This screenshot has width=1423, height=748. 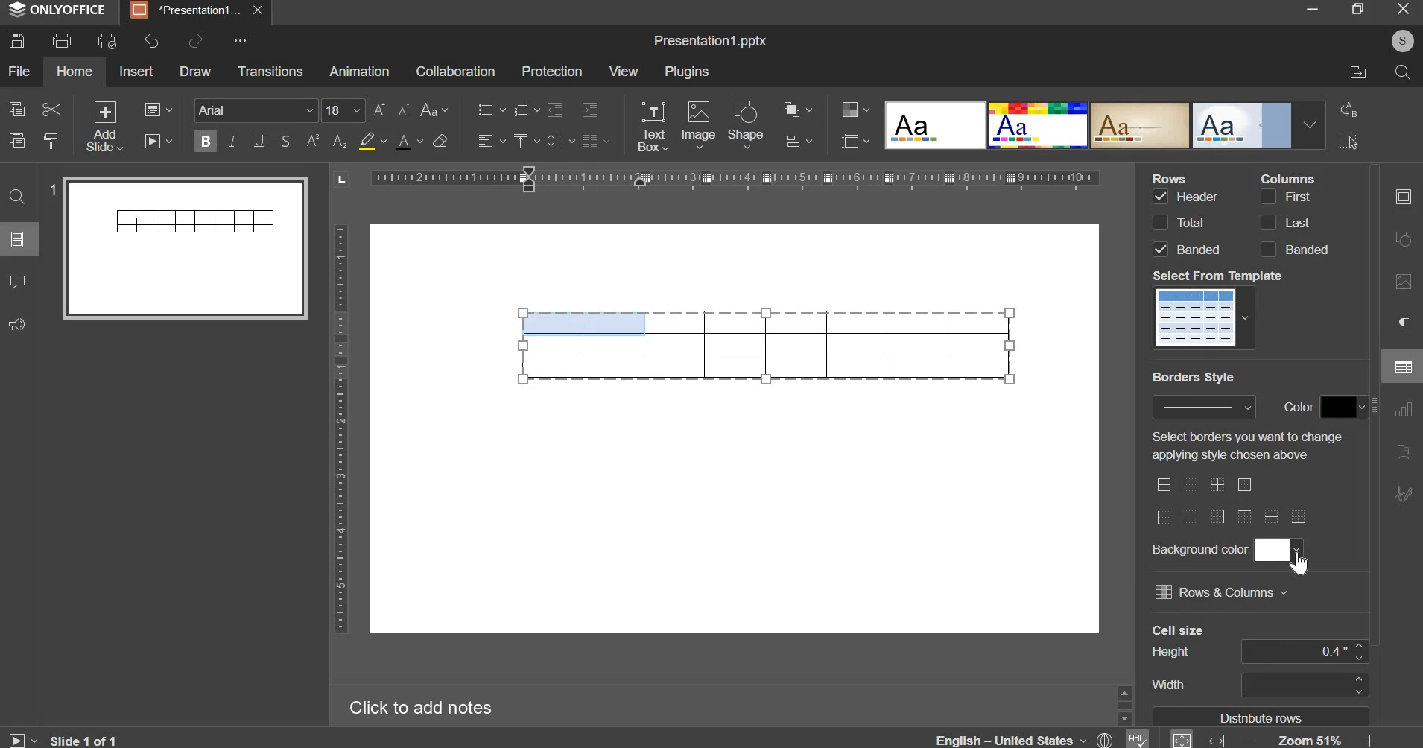 What do you see at coordinates (1206, 317) in the screenshot?
I see `template` at bounding box center [1206, 317].